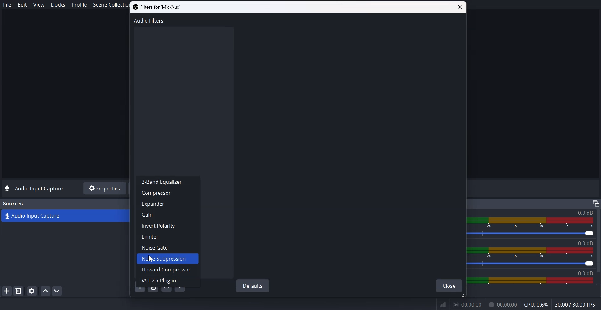  I want to click on 30.00/300, so click(577, 305).